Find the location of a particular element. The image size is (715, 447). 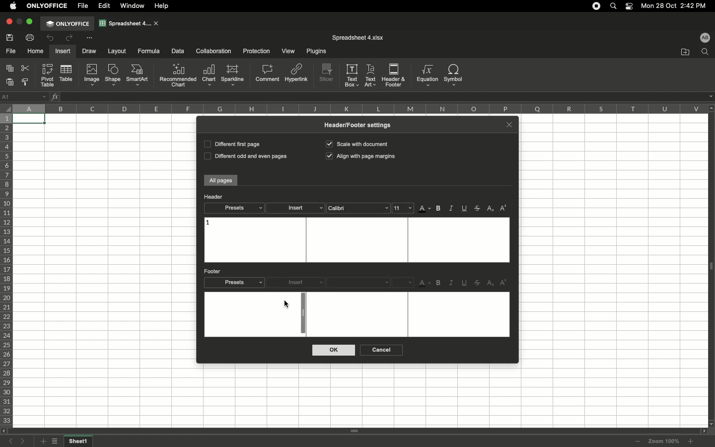

Home is located at coordinates (36, 52).